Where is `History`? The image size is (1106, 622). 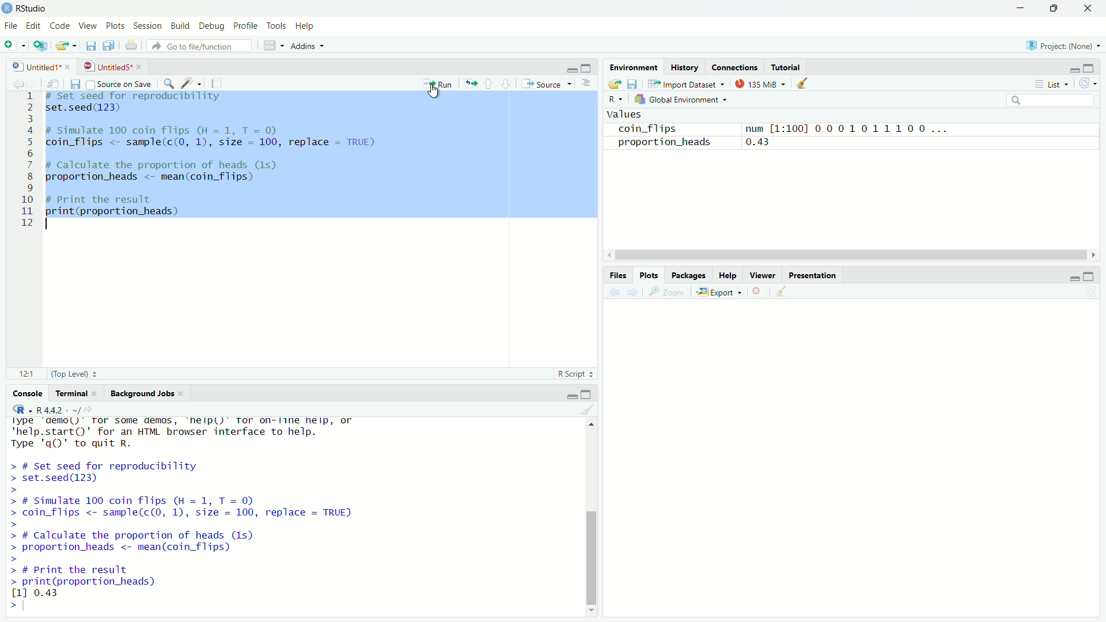 History is located at coordinates (684, 67).